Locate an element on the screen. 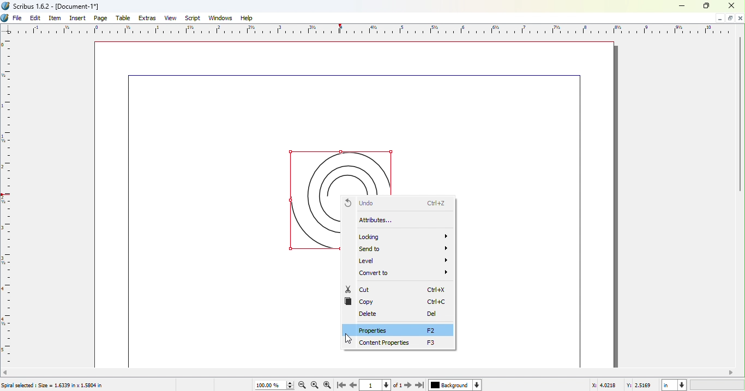 This screenshot has height=391, width=745. Content properties is located at coordinates (405, 344).